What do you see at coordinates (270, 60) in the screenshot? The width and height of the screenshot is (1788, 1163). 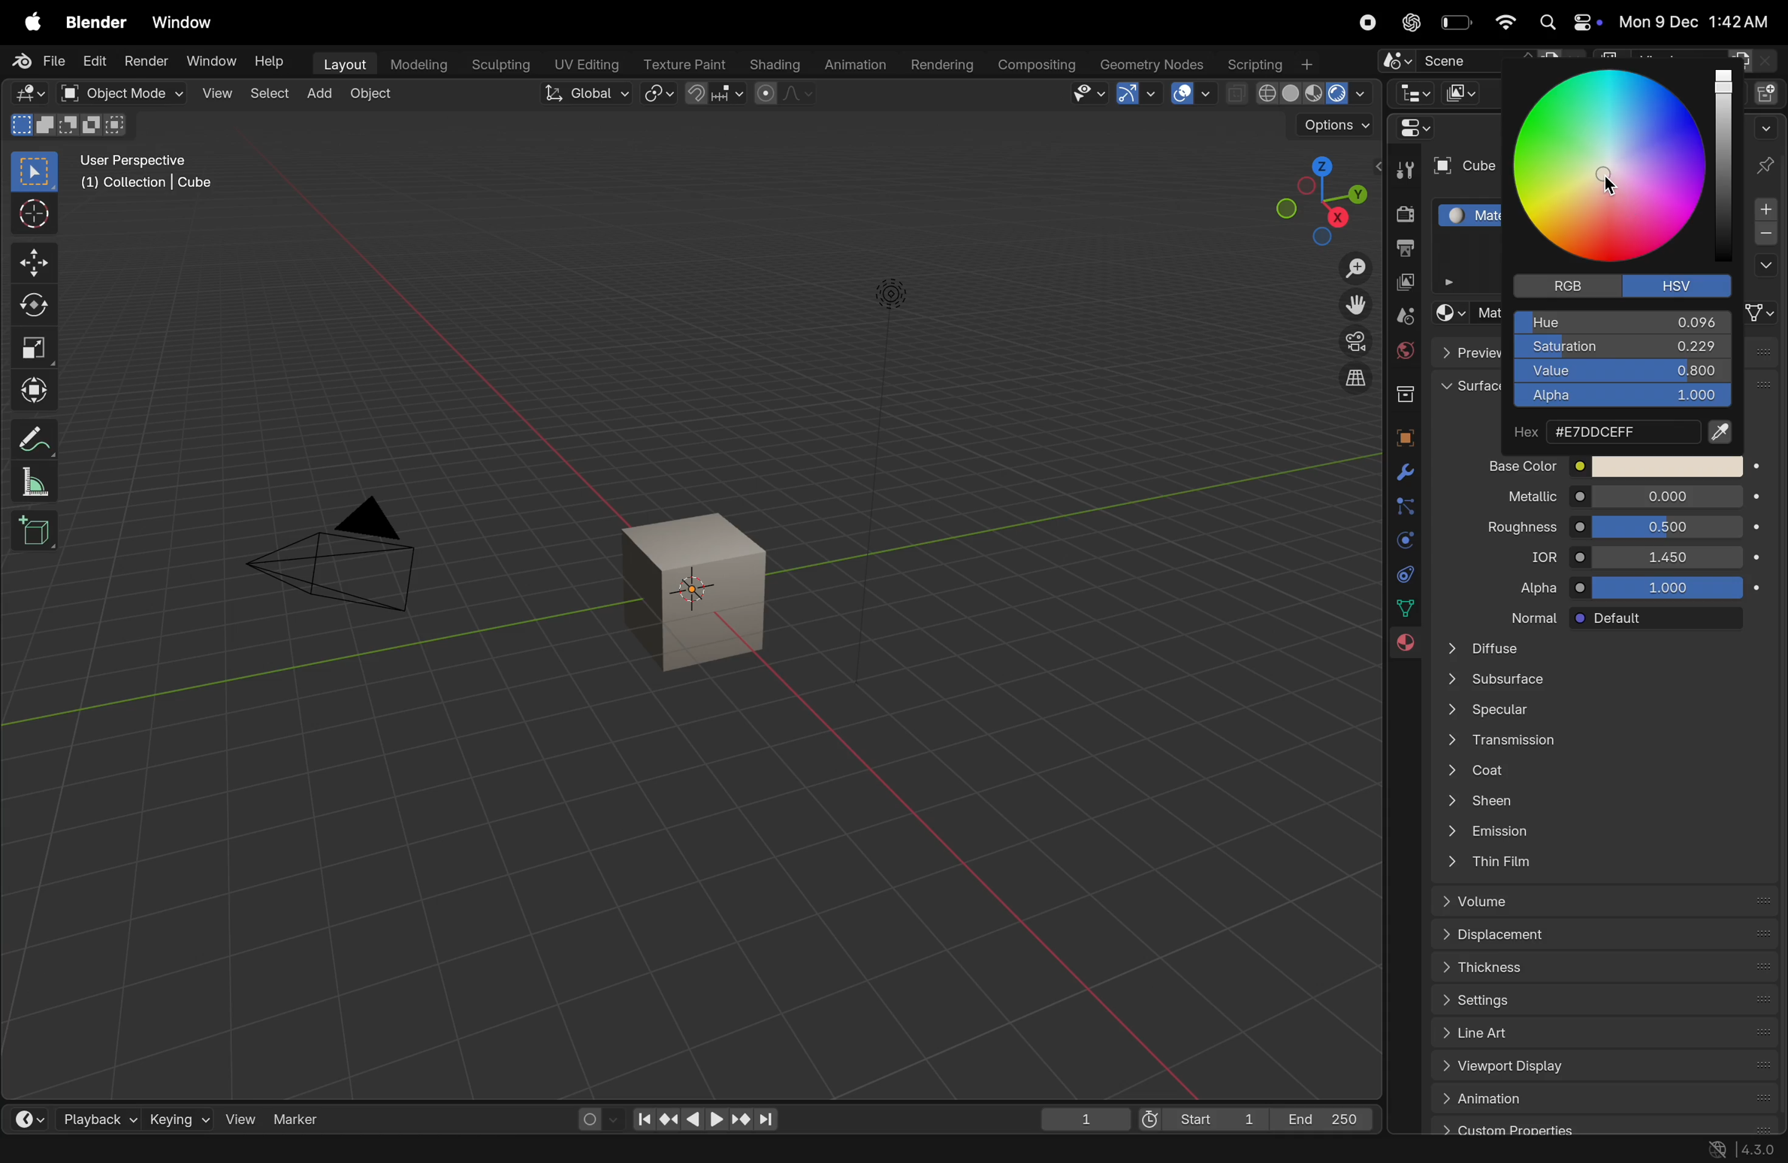 I see `Help` at bounding box center [270, 60].